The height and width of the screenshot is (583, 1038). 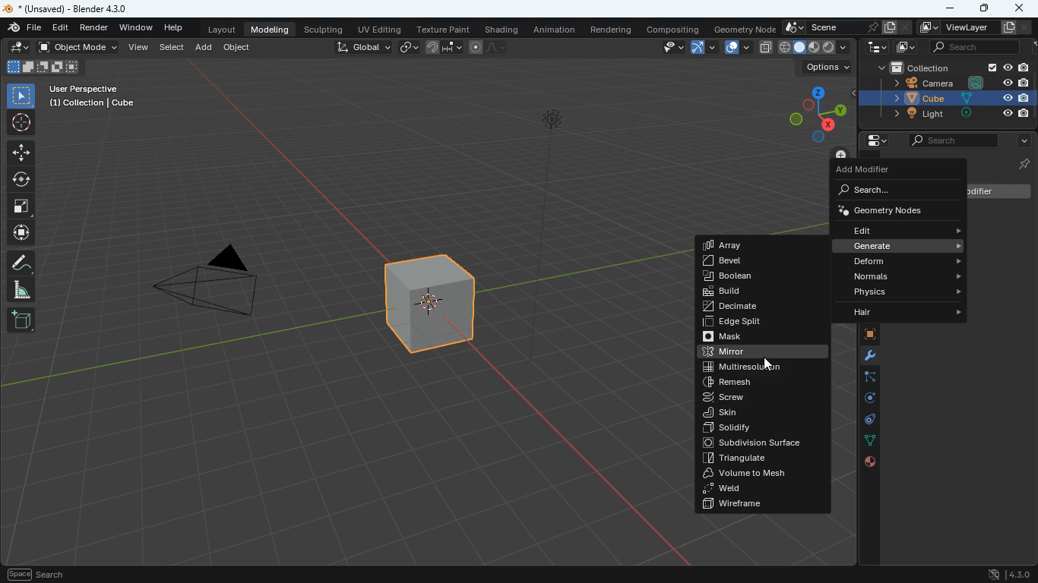 What do you see at coordinates (761, 337) in the screenshot?
I see `mask` at bounding box center [761, 337].